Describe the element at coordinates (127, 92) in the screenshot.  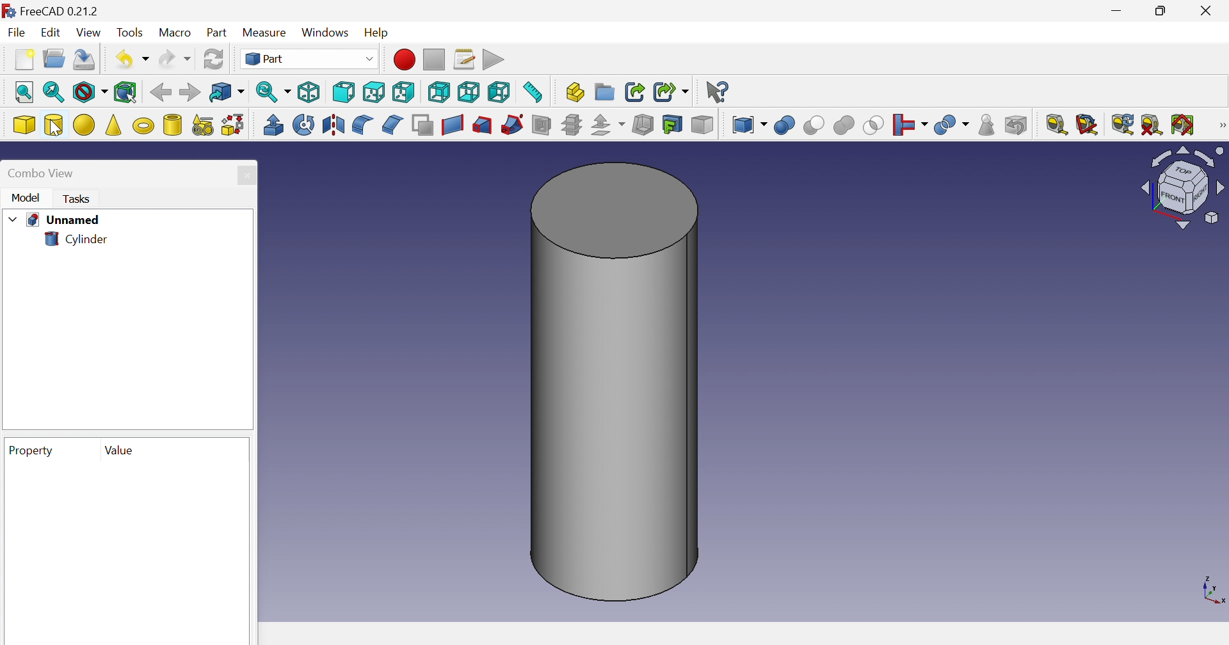
I see `Bounding box` at that location.